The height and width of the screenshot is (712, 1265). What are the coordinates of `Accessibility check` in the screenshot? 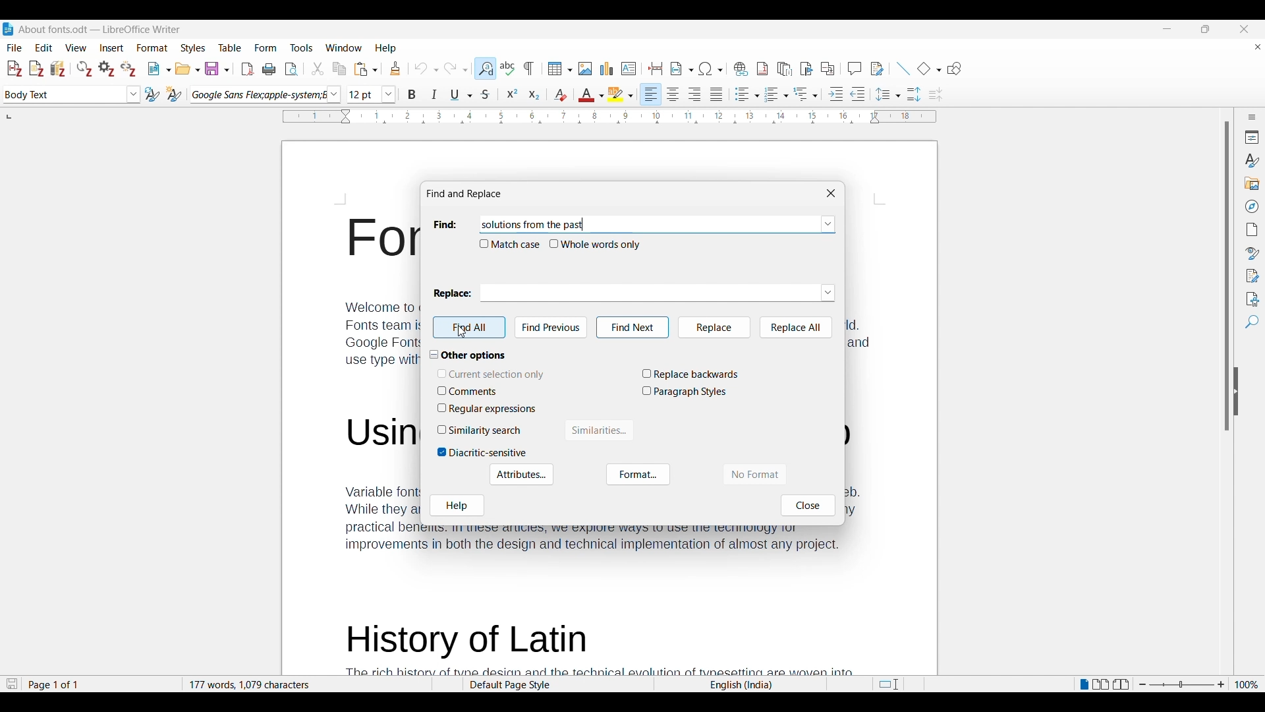 It's located at (1251, 299).